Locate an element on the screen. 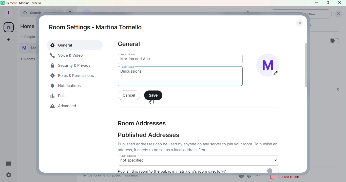  Display image is located at coordinates (270, 67).